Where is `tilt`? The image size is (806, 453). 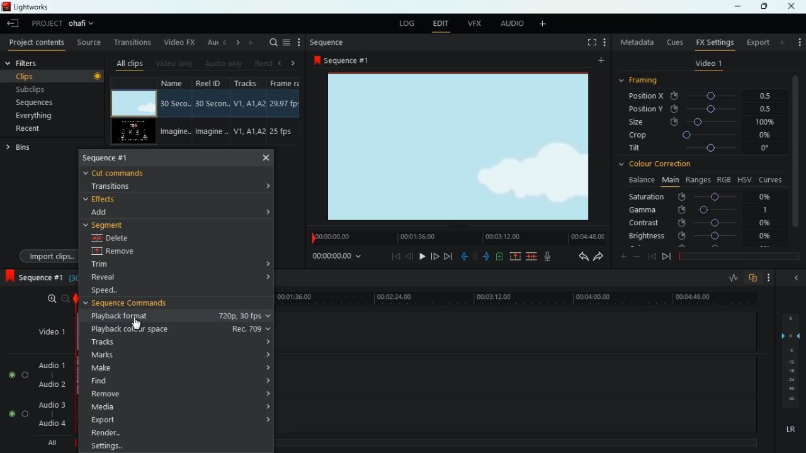
tilt is located at coordinates (702, 149).